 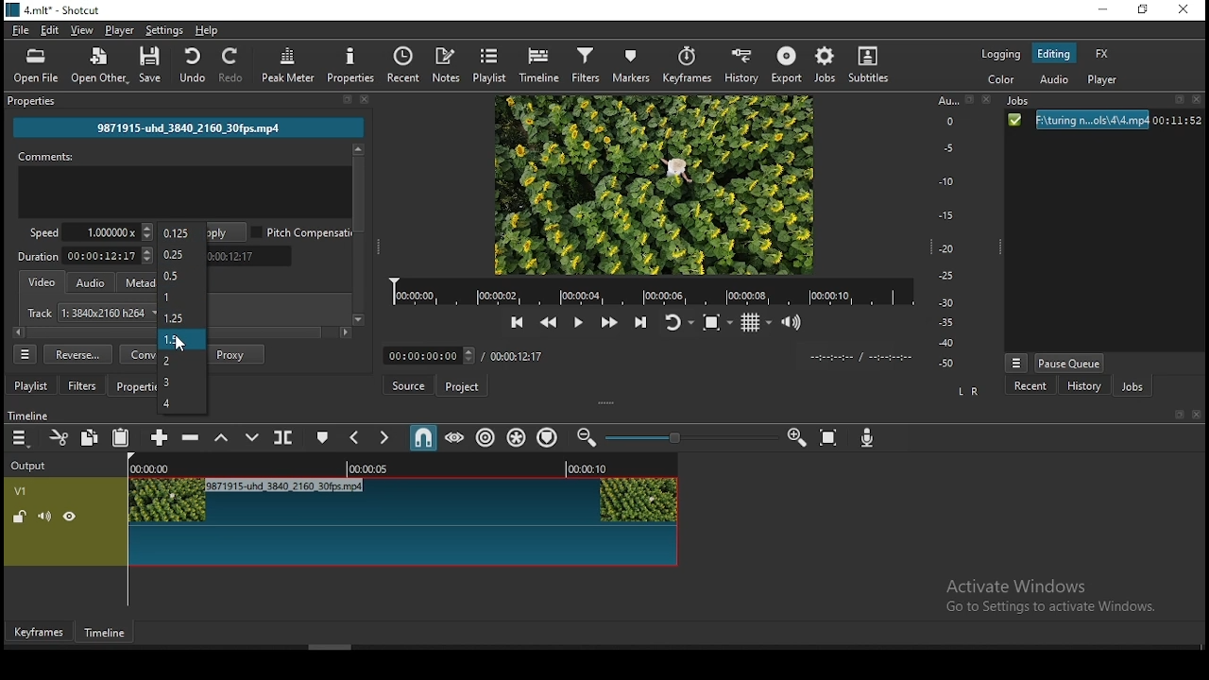 I want to click on color, so click(x=1003, y=80).